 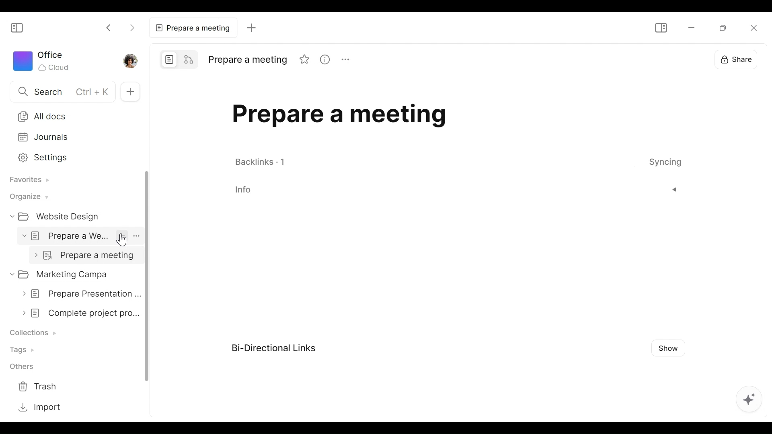 What do you see at coordinates (124, 240) in the screenshot?
I see `Cursor` at bounding box center [124, 240].